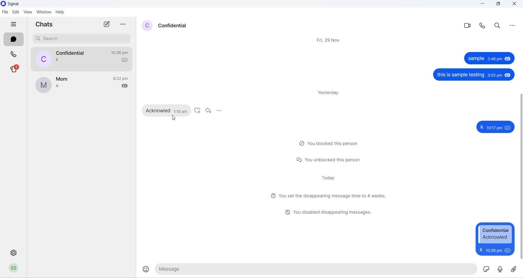 This screenshot has height=278, width=523. I want to click on Confidential Acknowled, so click(495, 234).